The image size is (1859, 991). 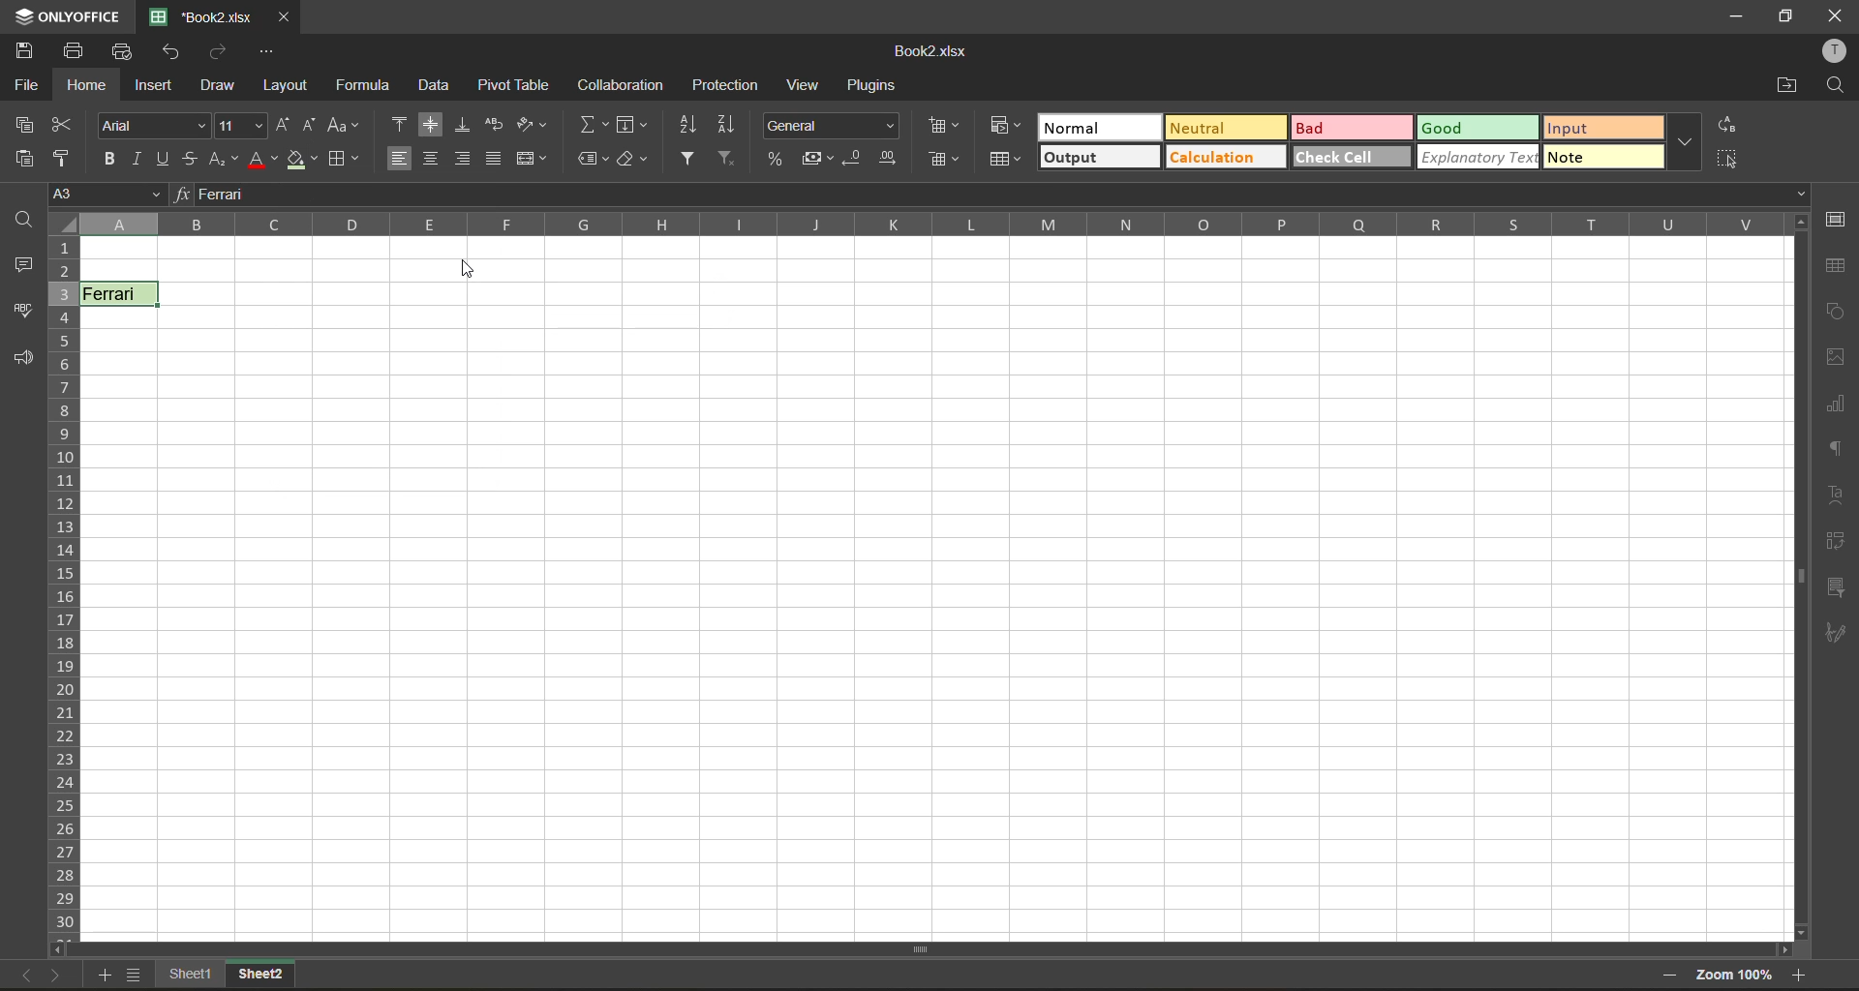 What do you see at coordinates (995, 192) in the screenshot?
I see `formula bar` at bounding box center [995, 192].